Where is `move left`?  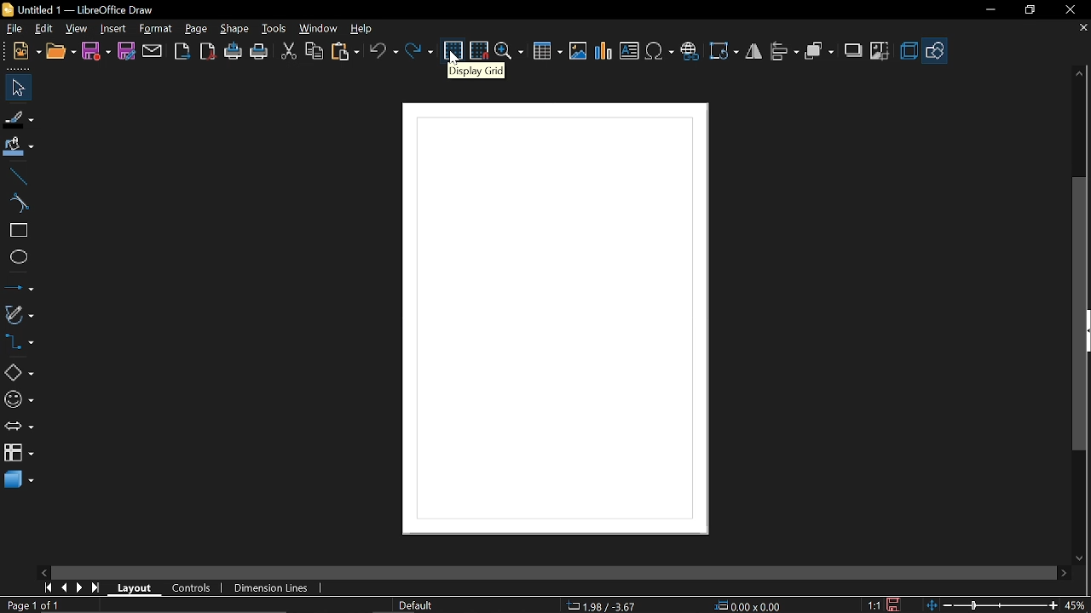
move left is located at coordinates (43, 572).